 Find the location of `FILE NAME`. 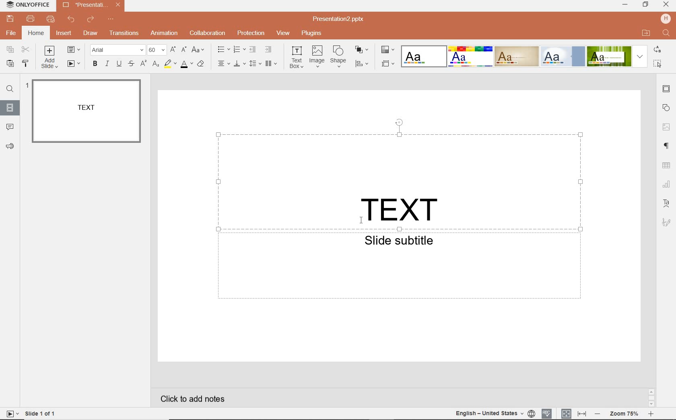

FILE NAME is located at coordinates (341, 19).